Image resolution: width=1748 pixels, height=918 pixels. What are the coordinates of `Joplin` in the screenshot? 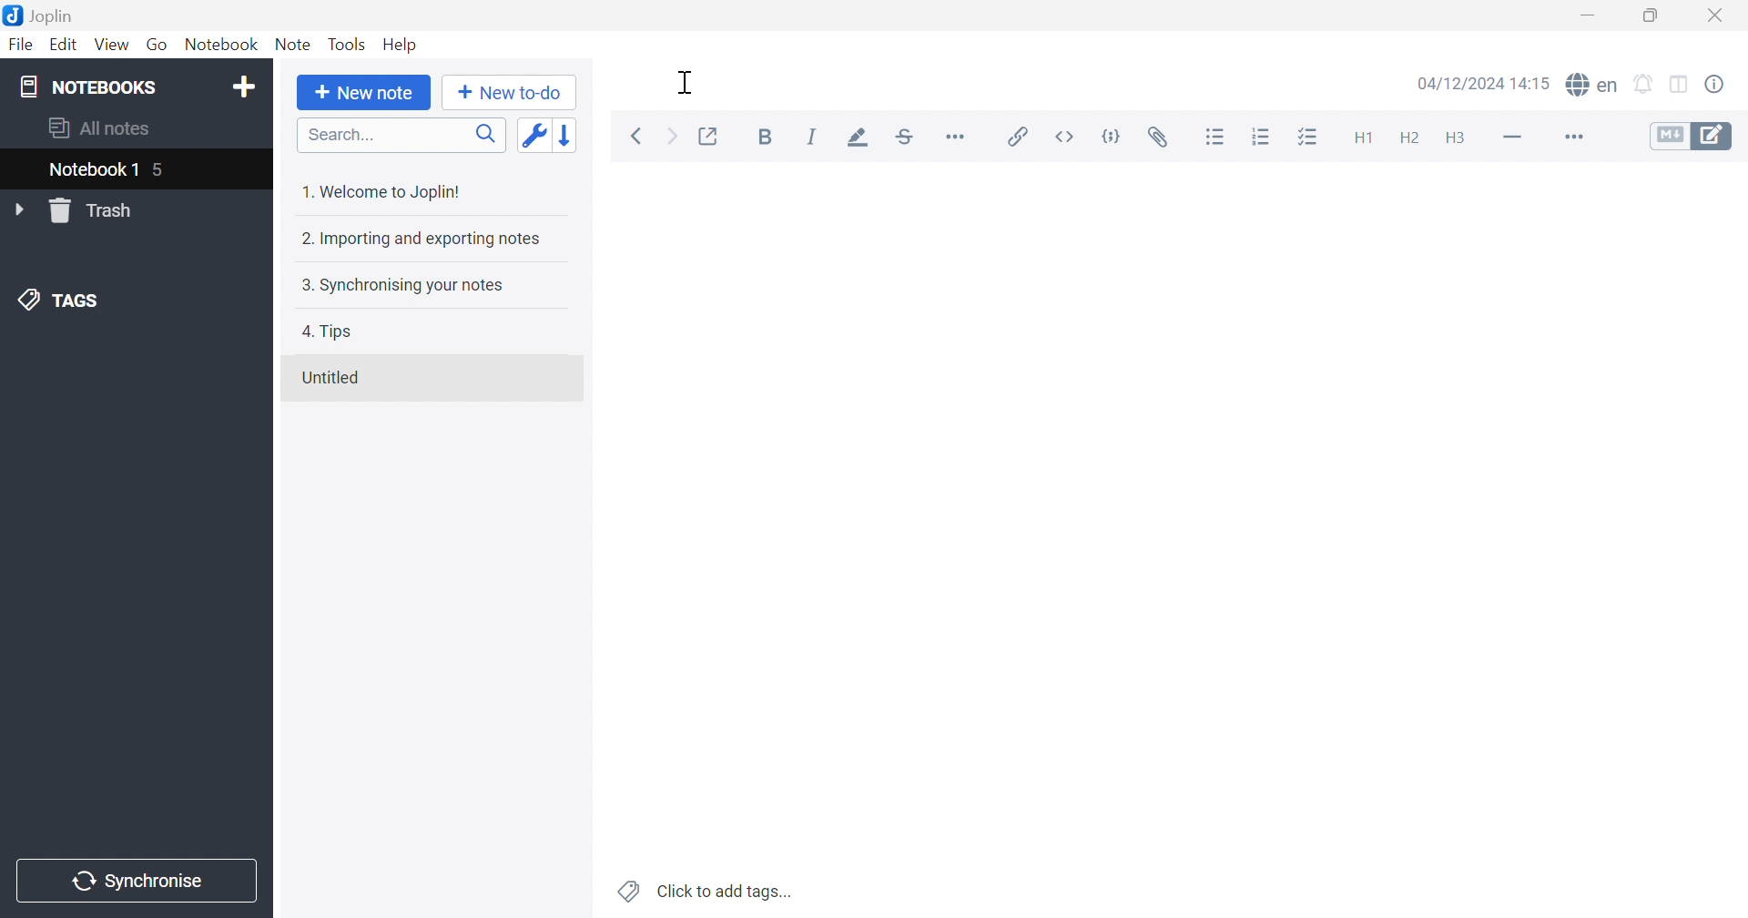 It's located at (38, 14).